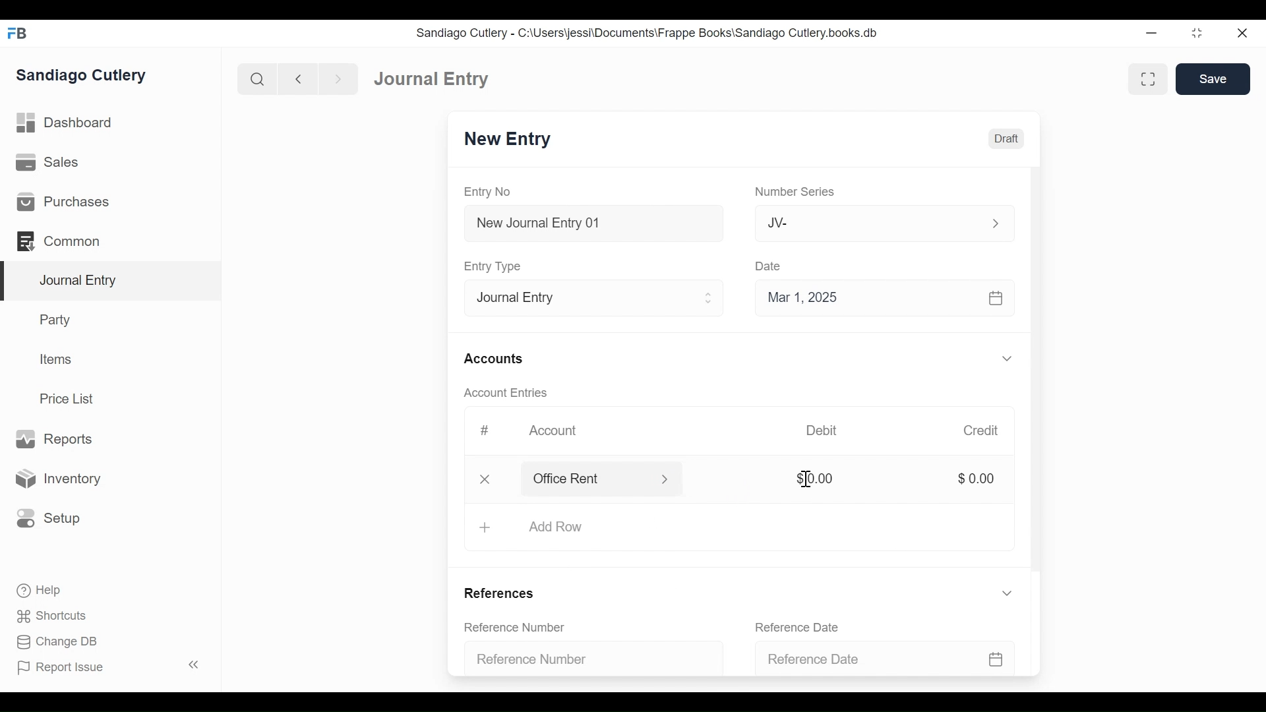 This screenshot has width=1266, height=712. I want to click on back, so click(298, 78).